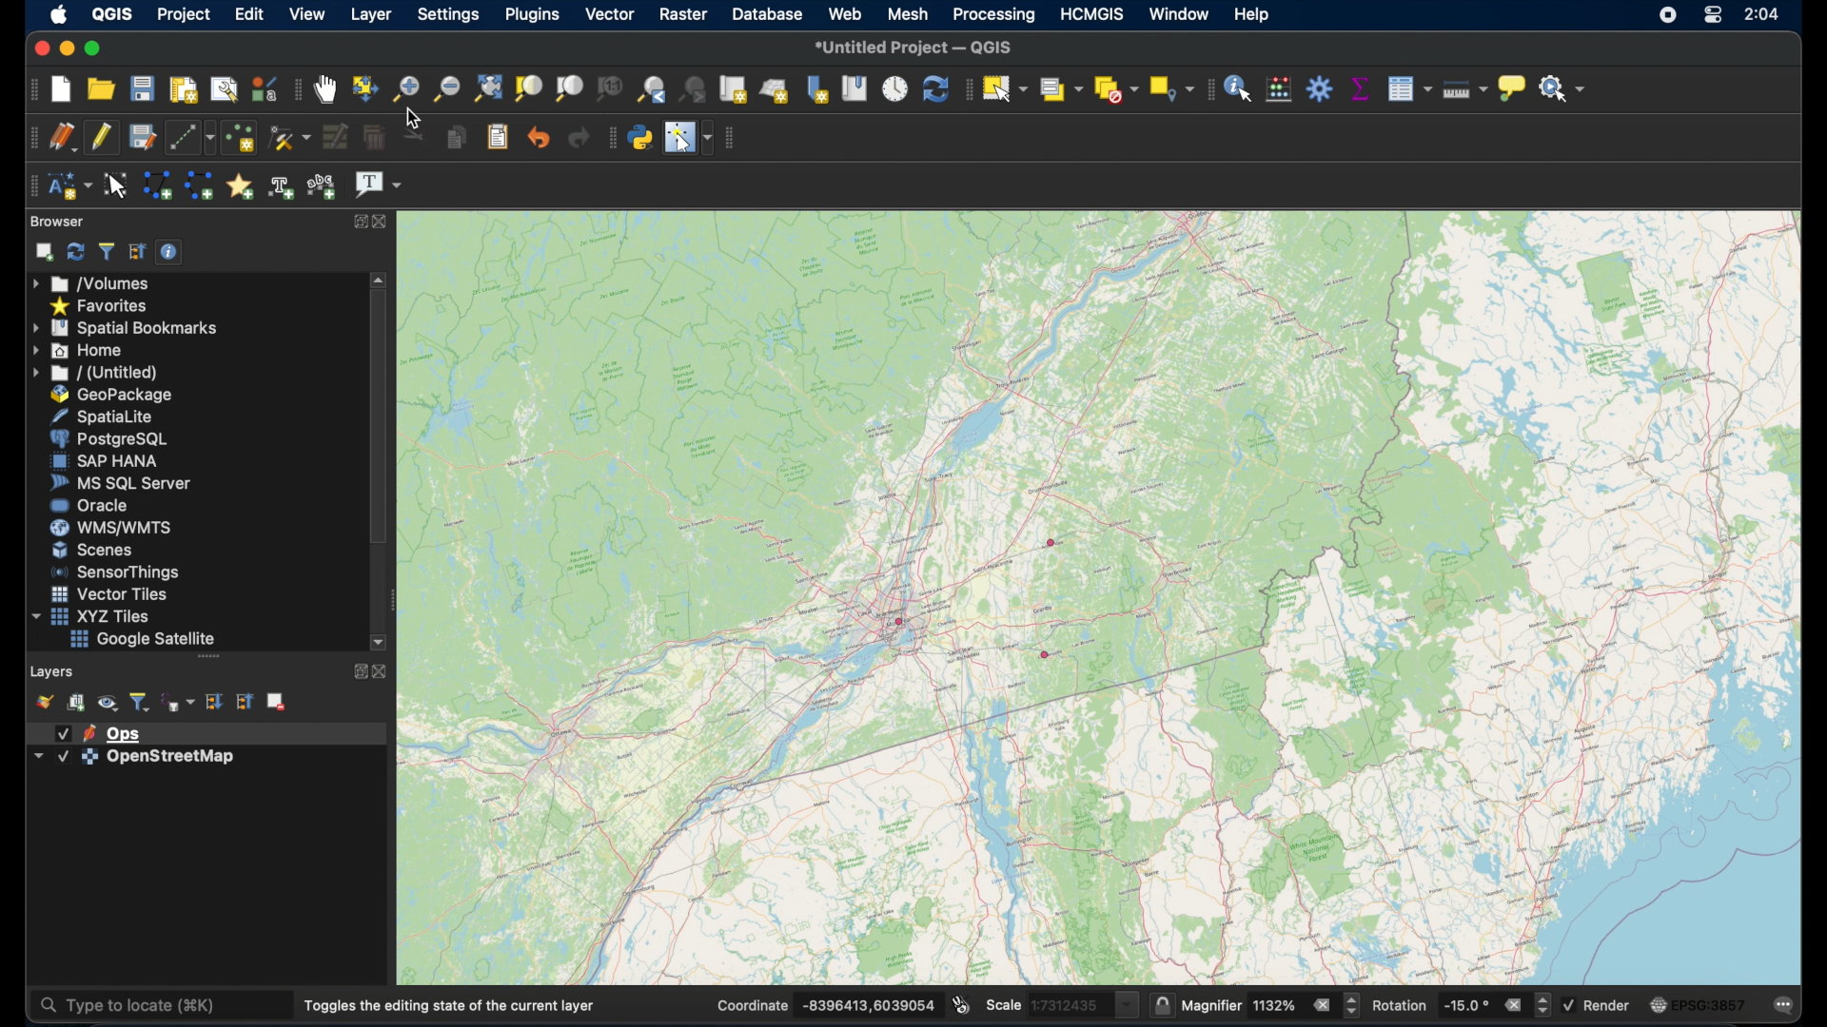 This screenshot has height=1027, width=1827. Describe the element at coordinates (1179, 14) in the screenshot. I see `window` at that location.